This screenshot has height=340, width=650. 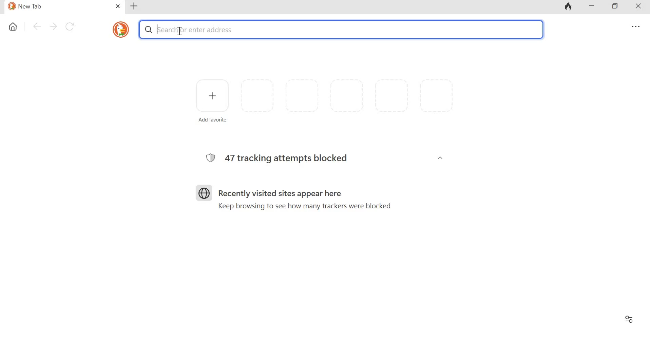 What do you see at coordinates (211, 94) in the screenshot?
I see `Add favorite` at bounding box center [211, 94].